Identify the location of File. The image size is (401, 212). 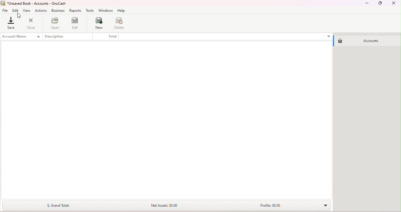
(5, 10).